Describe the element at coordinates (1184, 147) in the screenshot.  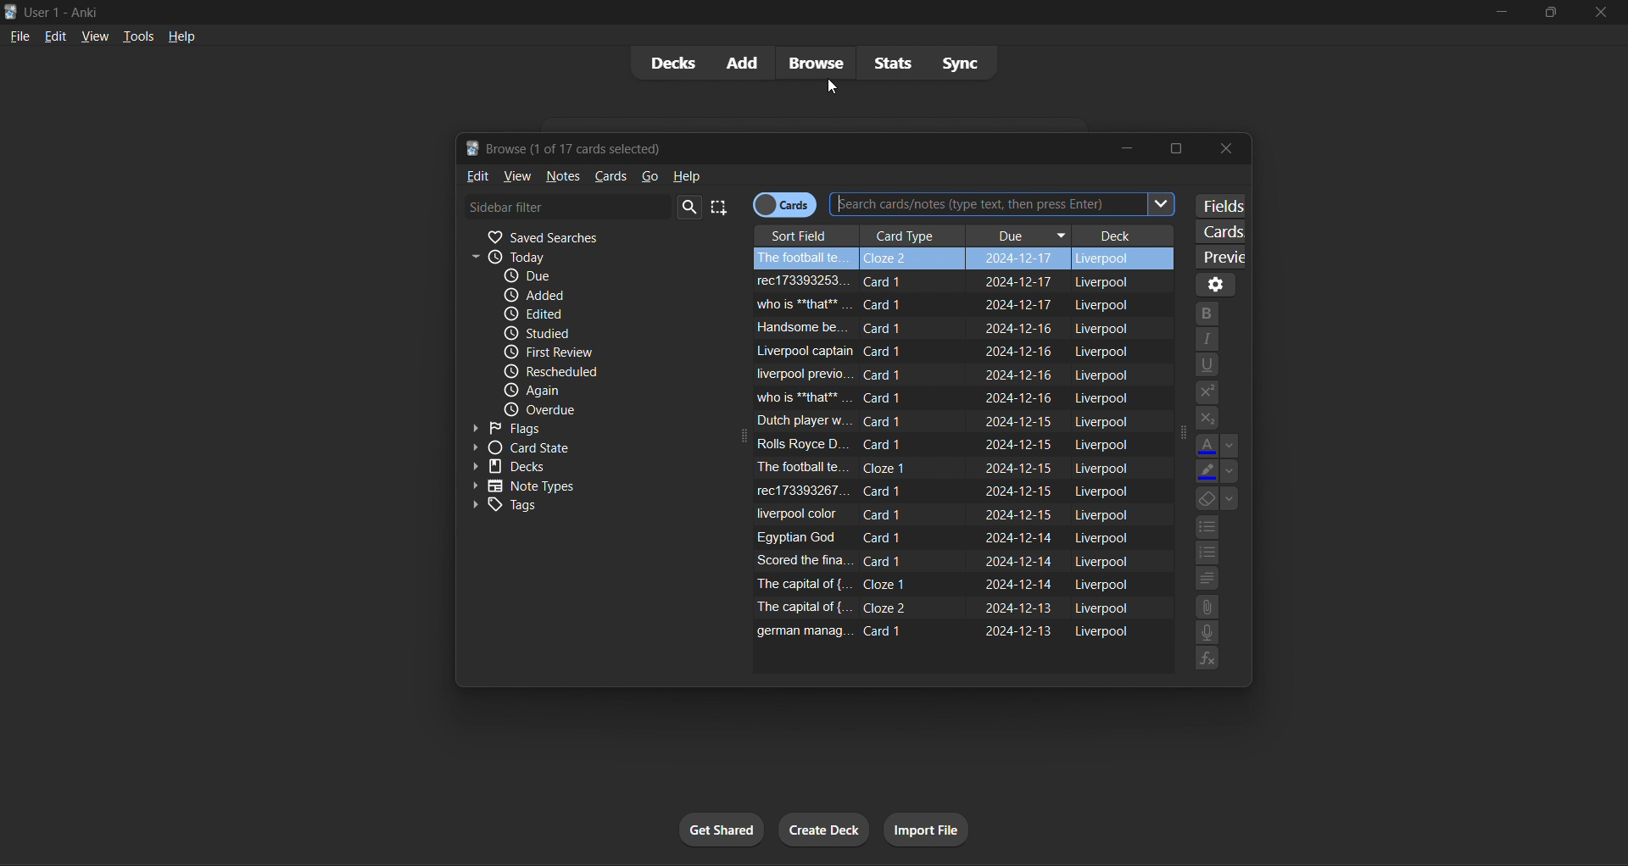
I see `` at that location.